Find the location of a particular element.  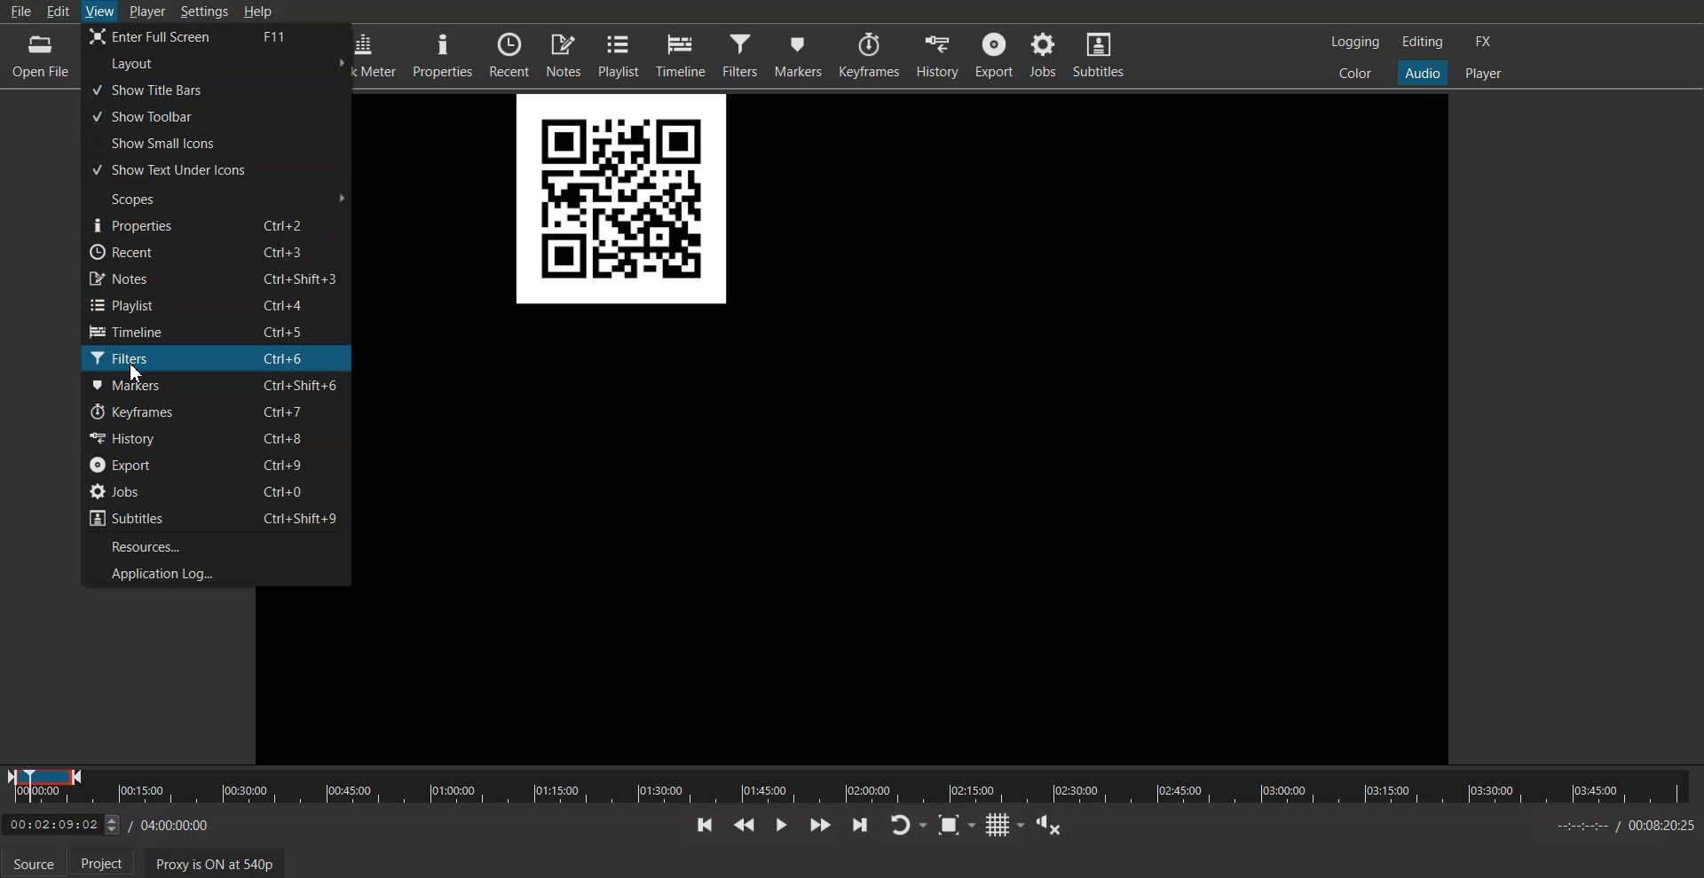

Show Title Bars is located at coordinates (216, 90).